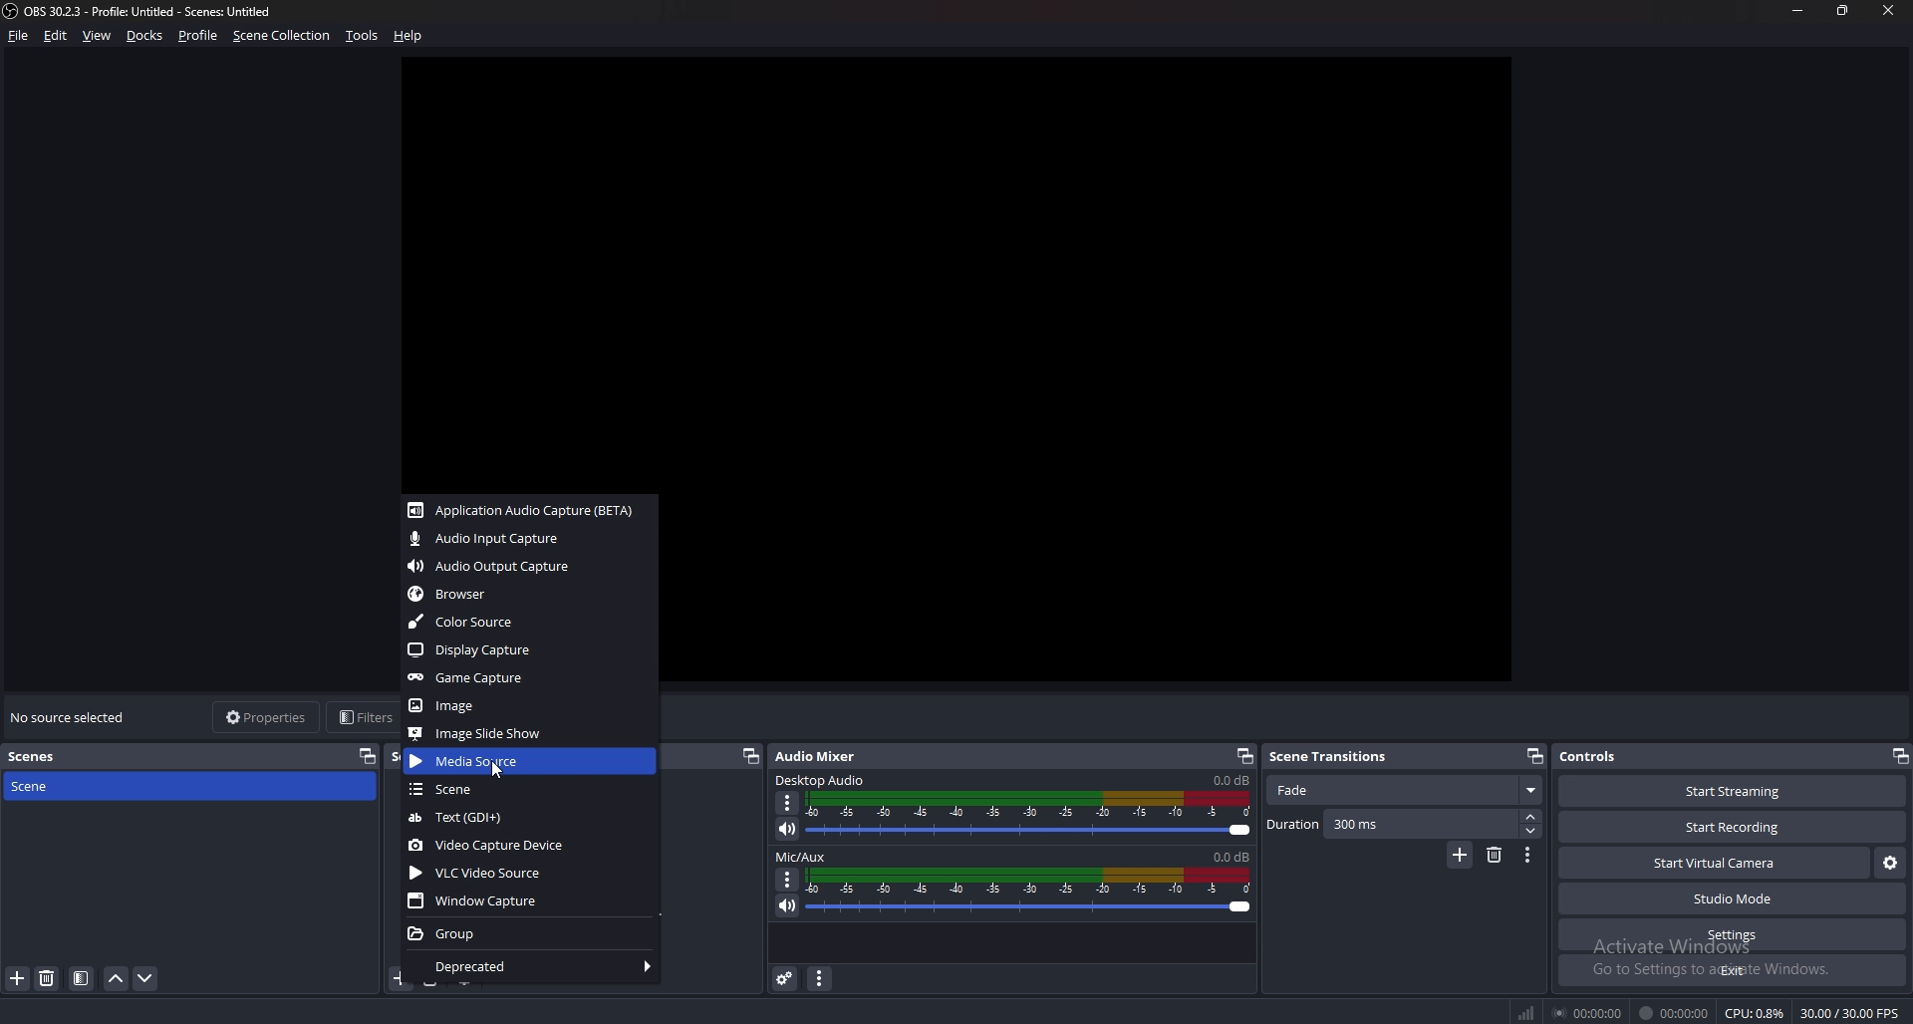 The image size is (1913, 1024). I want to click on Scene collection, so click(282, 35).